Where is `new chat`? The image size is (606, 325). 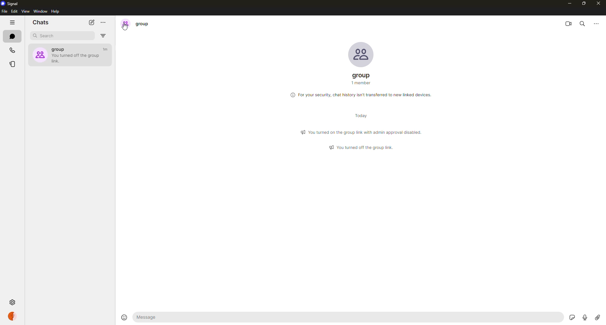
new chat is located at coordinates (92, 22).